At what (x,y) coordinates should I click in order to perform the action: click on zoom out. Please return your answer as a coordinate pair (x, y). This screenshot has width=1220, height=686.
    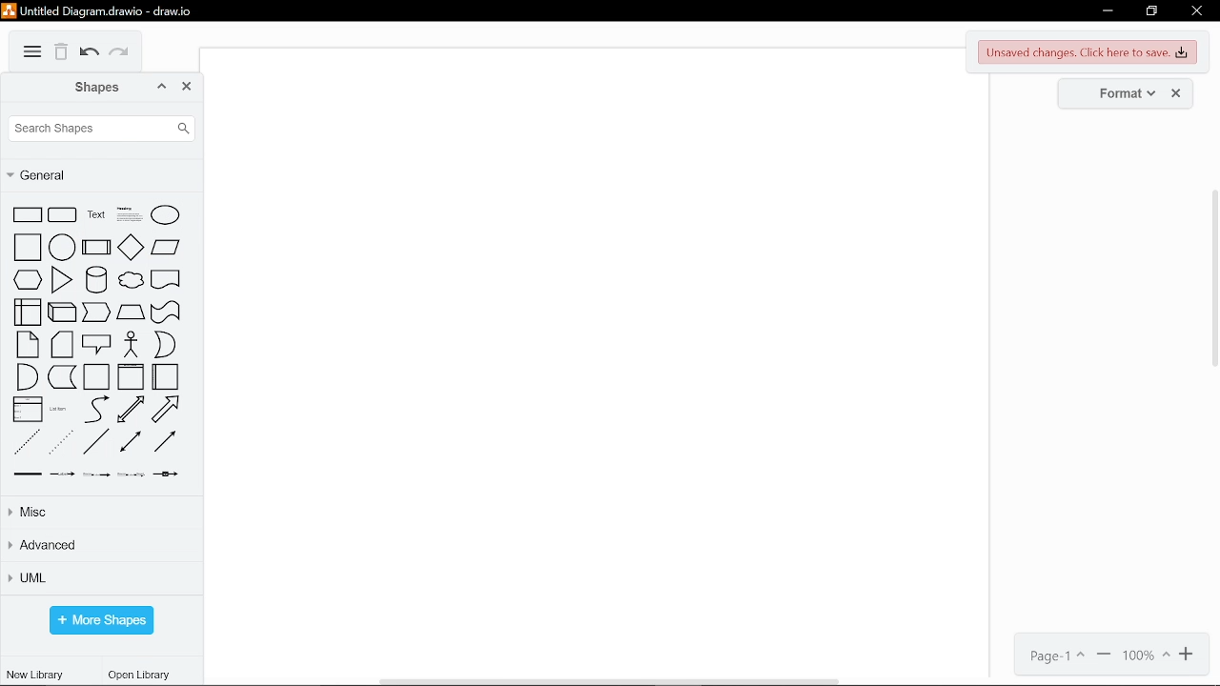
    Looking at the image, I should click on (1105, 656).